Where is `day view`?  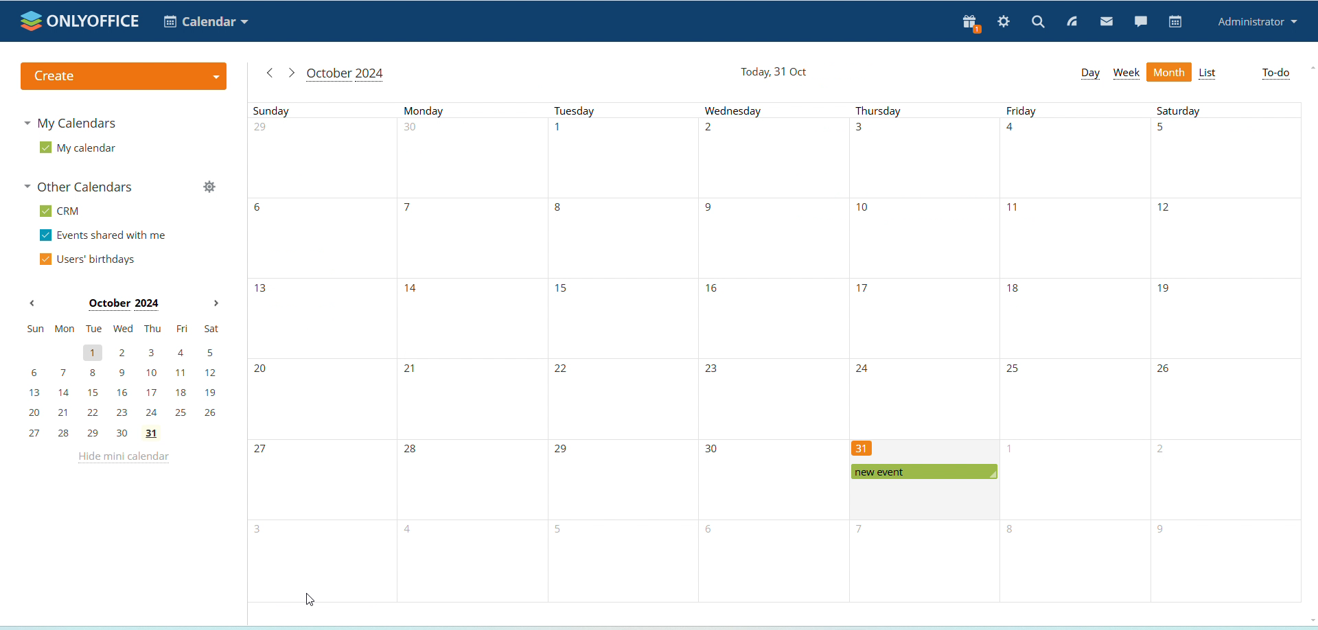 day view is located at coordinates (1089, 73).